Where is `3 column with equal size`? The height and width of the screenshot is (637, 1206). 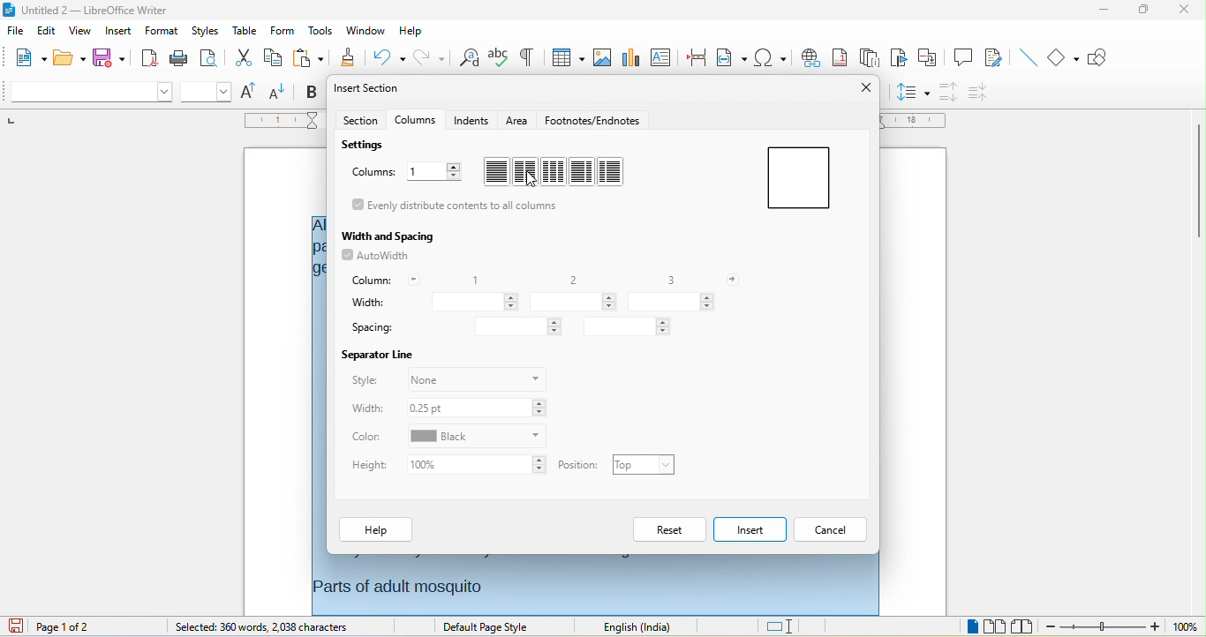
3 column with equal size is located at coordinates (554, 171).